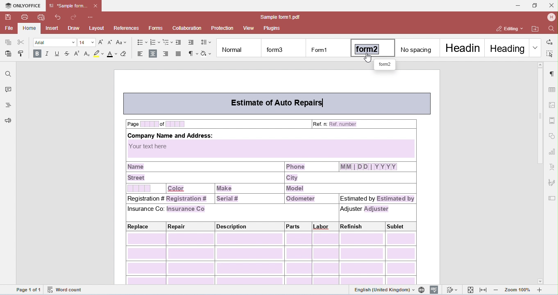 The height and width of the screenshot is (295, 558). I want to click on draw, so click(74, 28).